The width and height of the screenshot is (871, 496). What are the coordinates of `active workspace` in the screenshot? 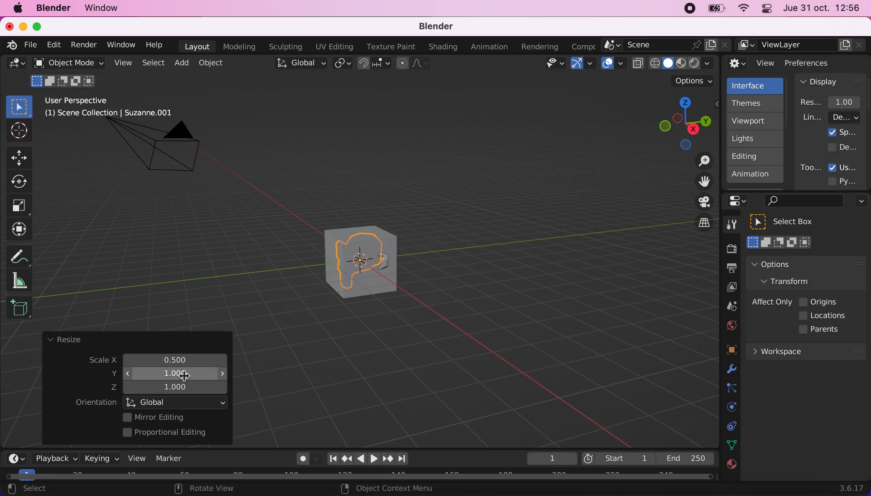 It's located at (581, 46).